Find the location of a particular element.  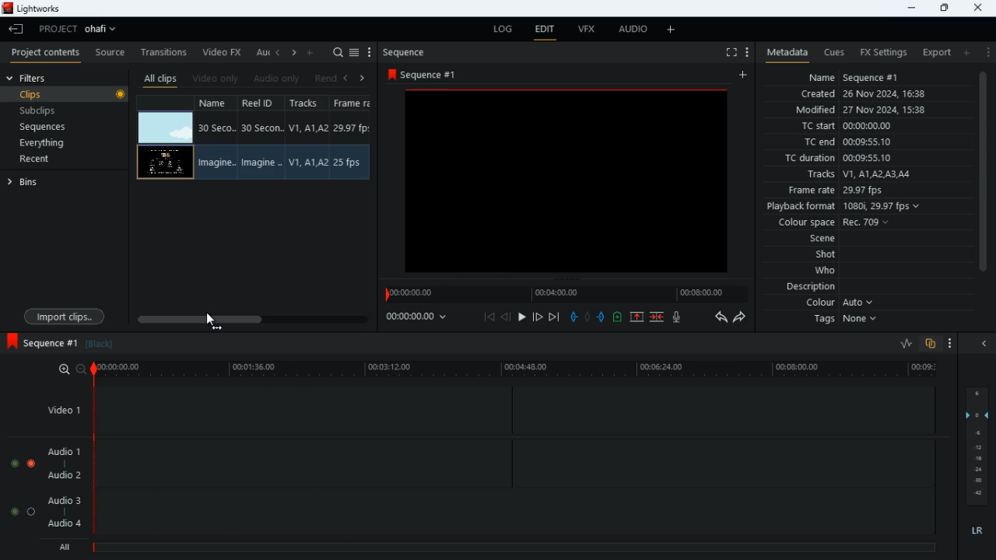

scroll is located at coordinates (984, 181).